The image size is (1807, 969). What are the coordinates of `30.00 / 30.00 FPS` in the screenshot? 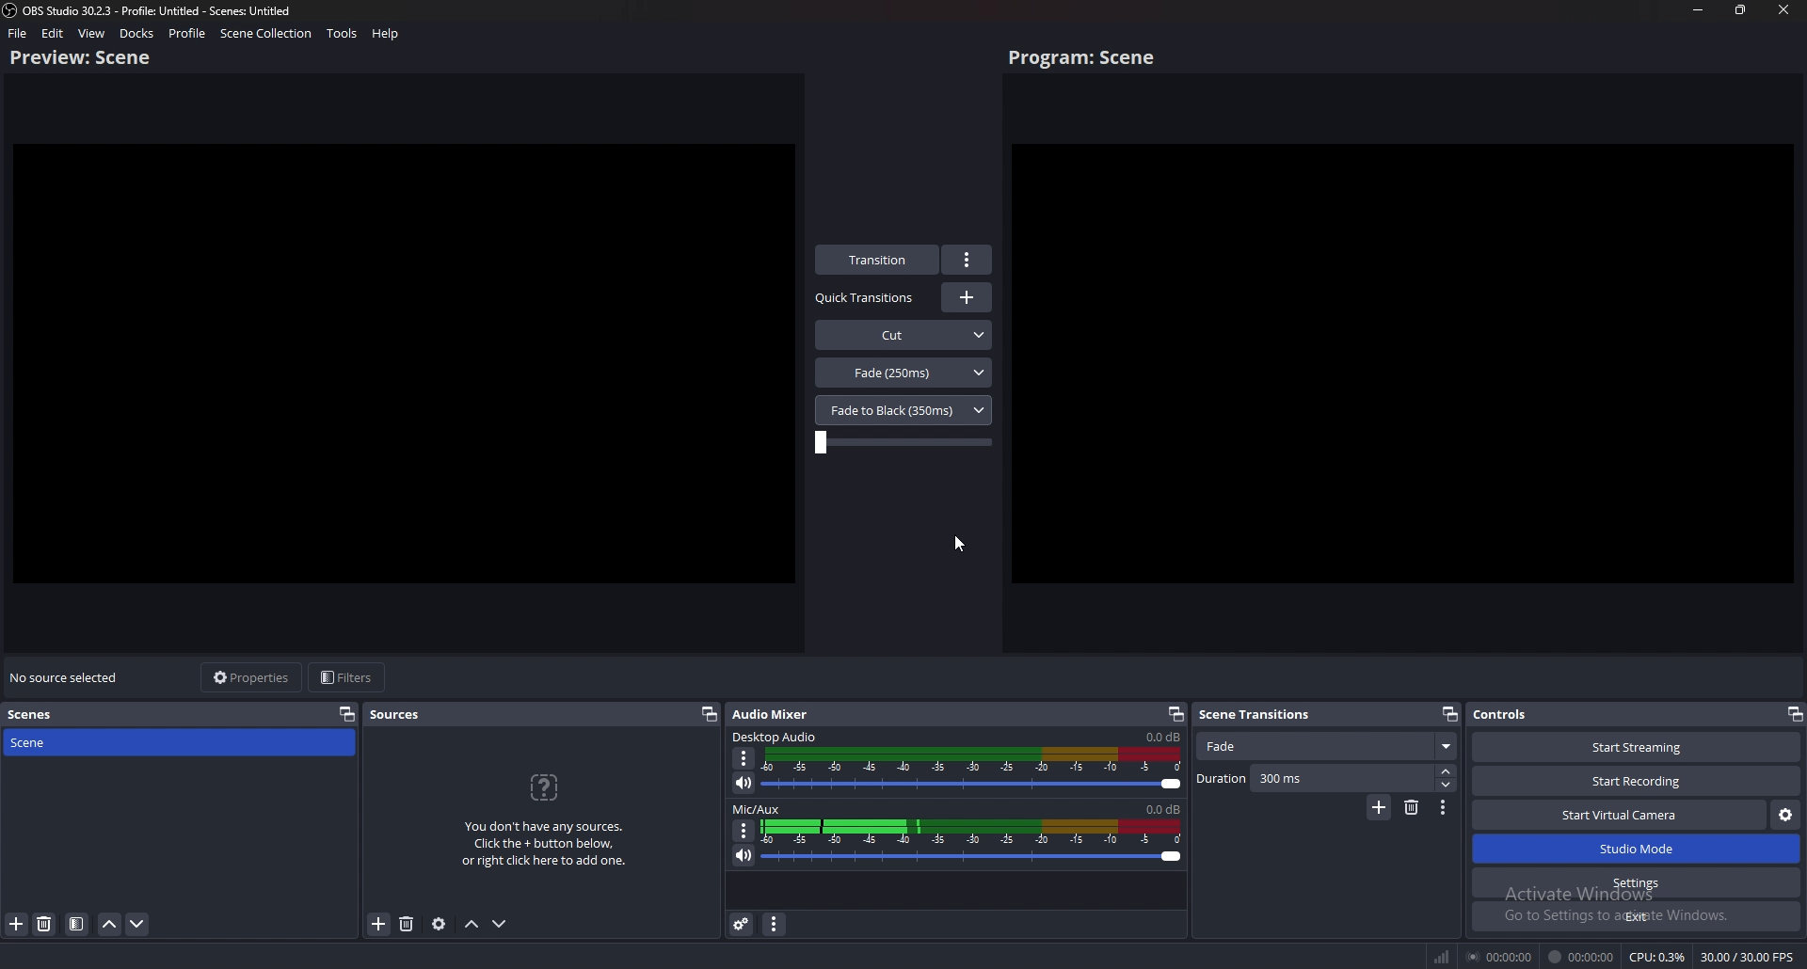 It's located at (1748, 956).